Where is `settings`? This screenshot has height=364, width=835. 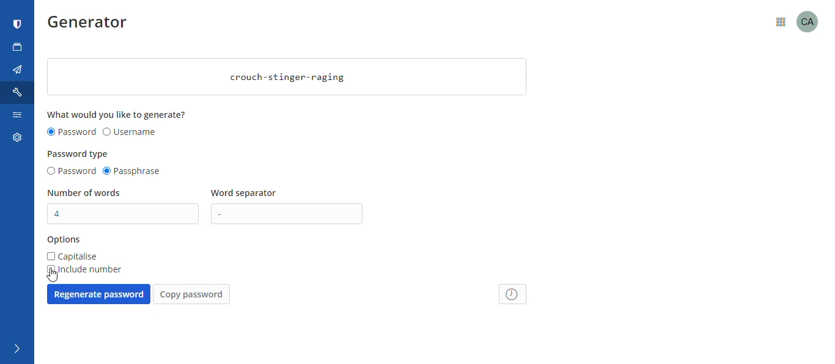
settings is located at coordinates (15, 140).